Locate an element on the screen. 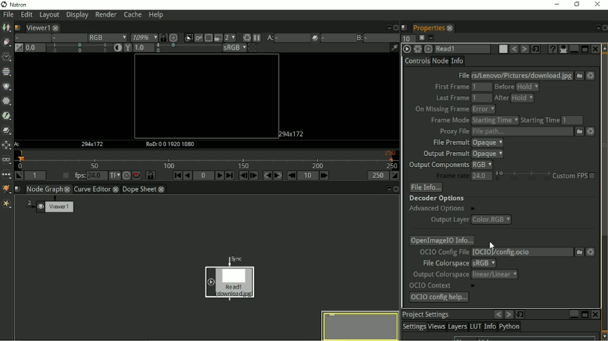 Image resolution: width=608 pixels, height=341 pixels. Help is located at coordinates (155, 16).